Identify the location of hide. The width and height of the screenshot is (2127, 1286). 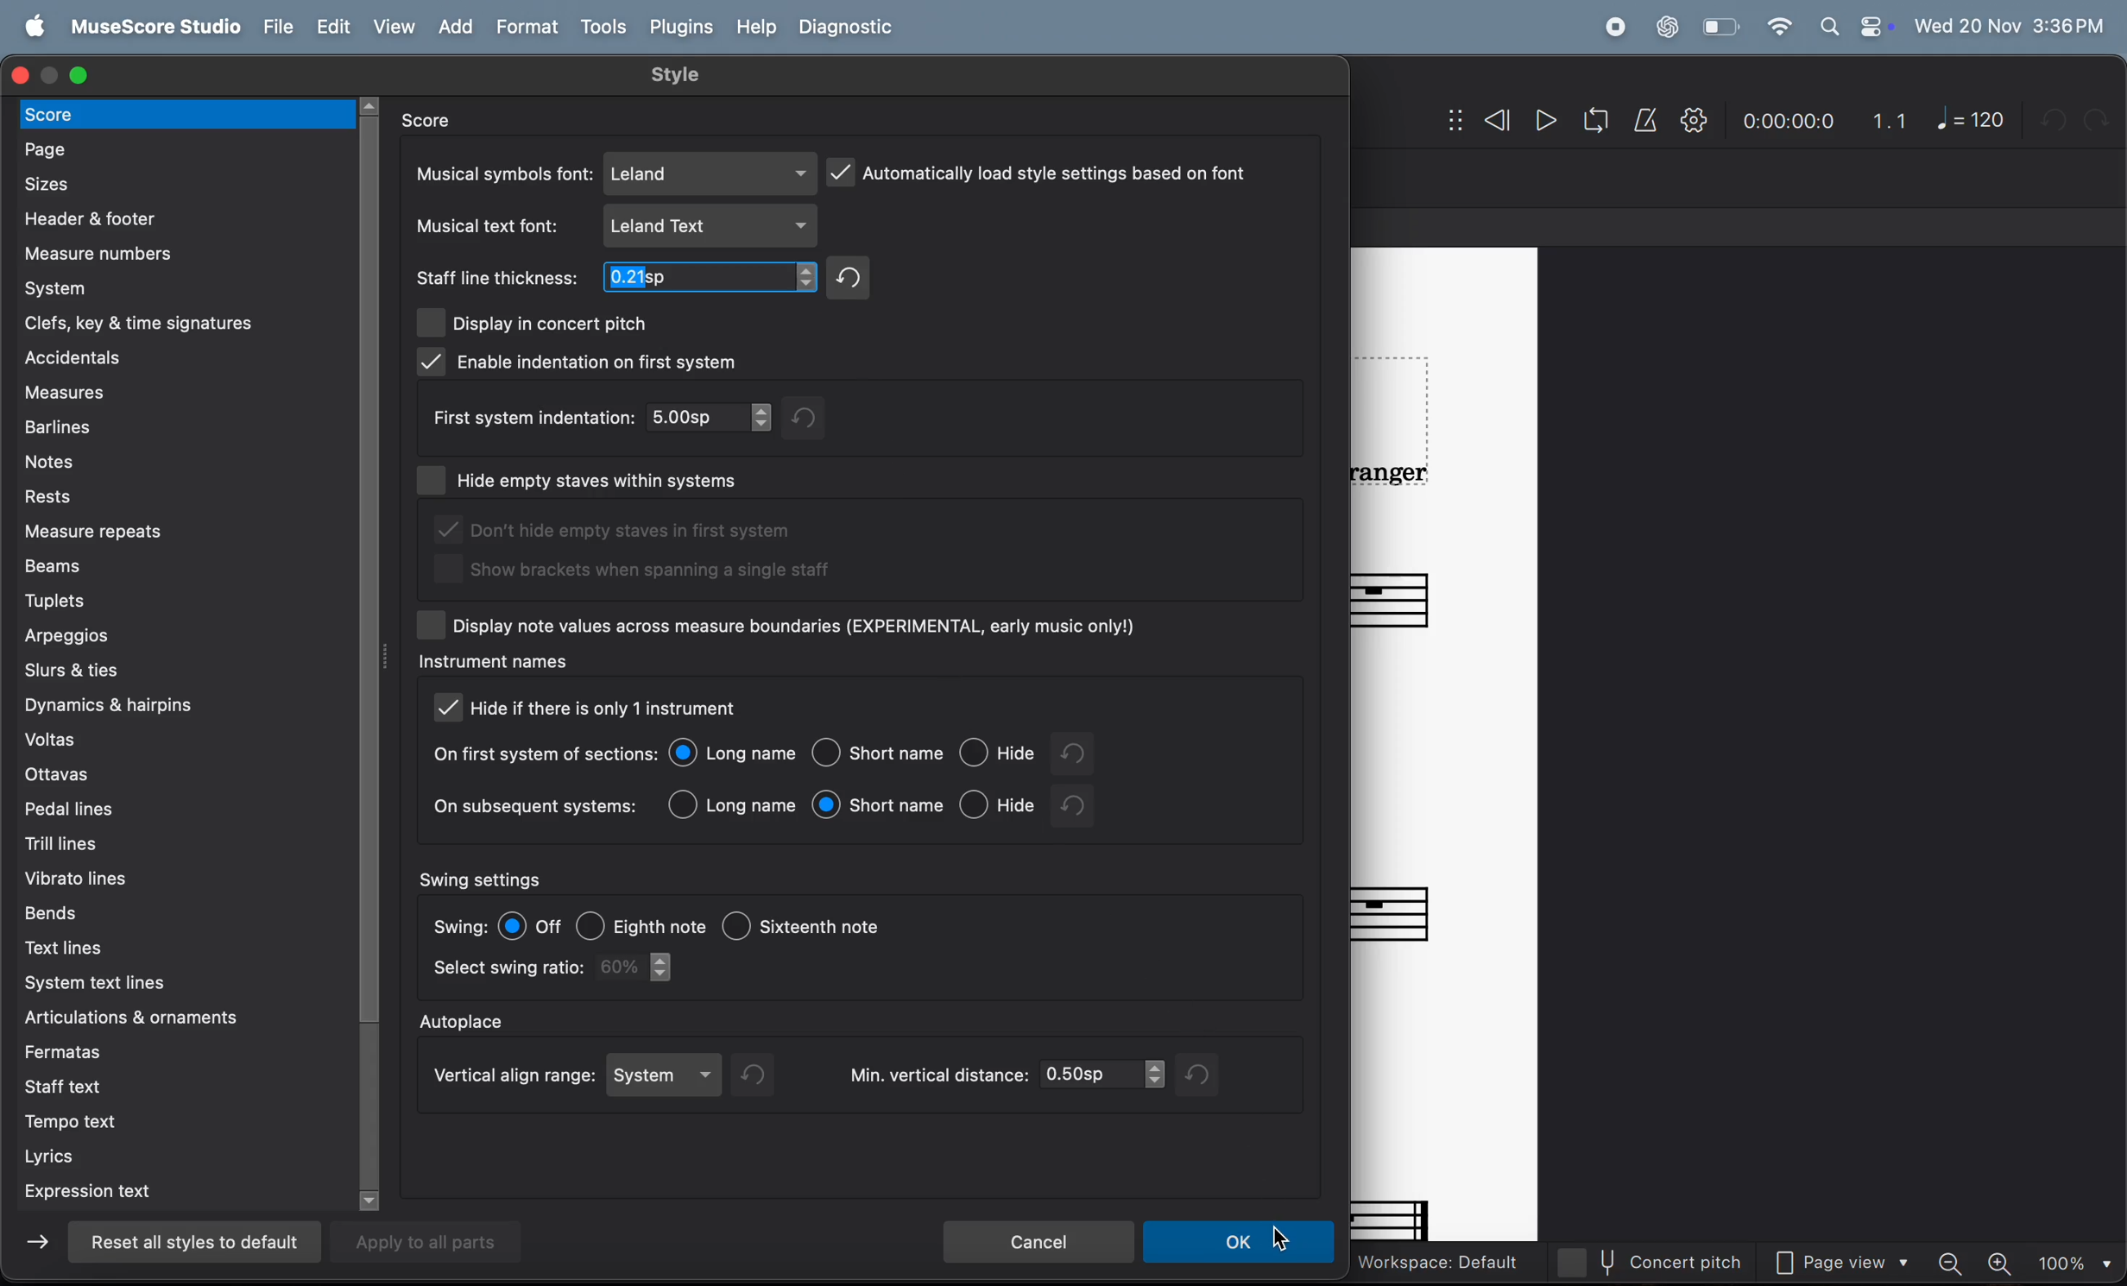
(1001, 755).